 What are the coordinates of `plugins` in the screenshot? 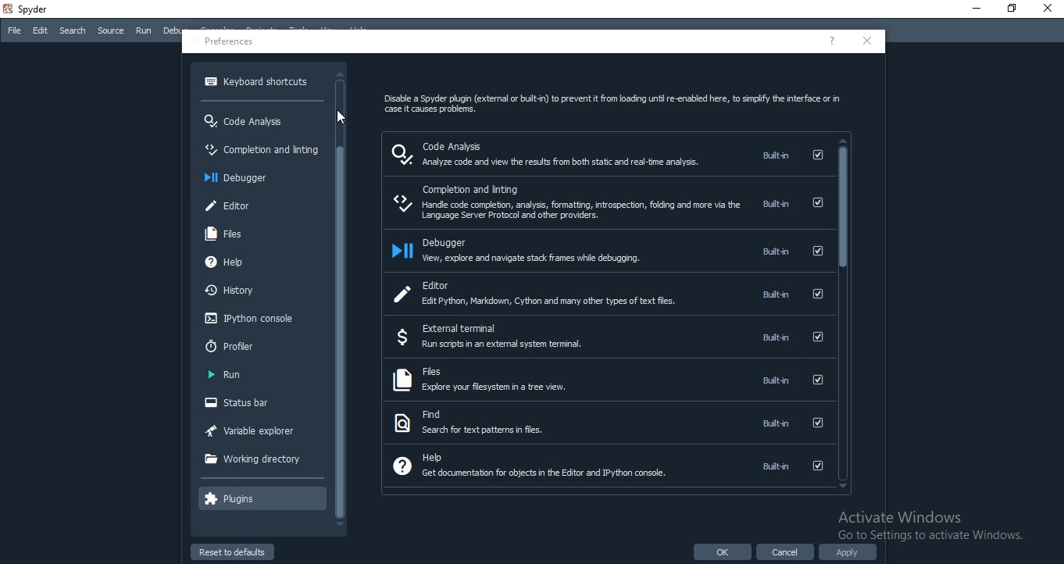 It's located at (259, 498).